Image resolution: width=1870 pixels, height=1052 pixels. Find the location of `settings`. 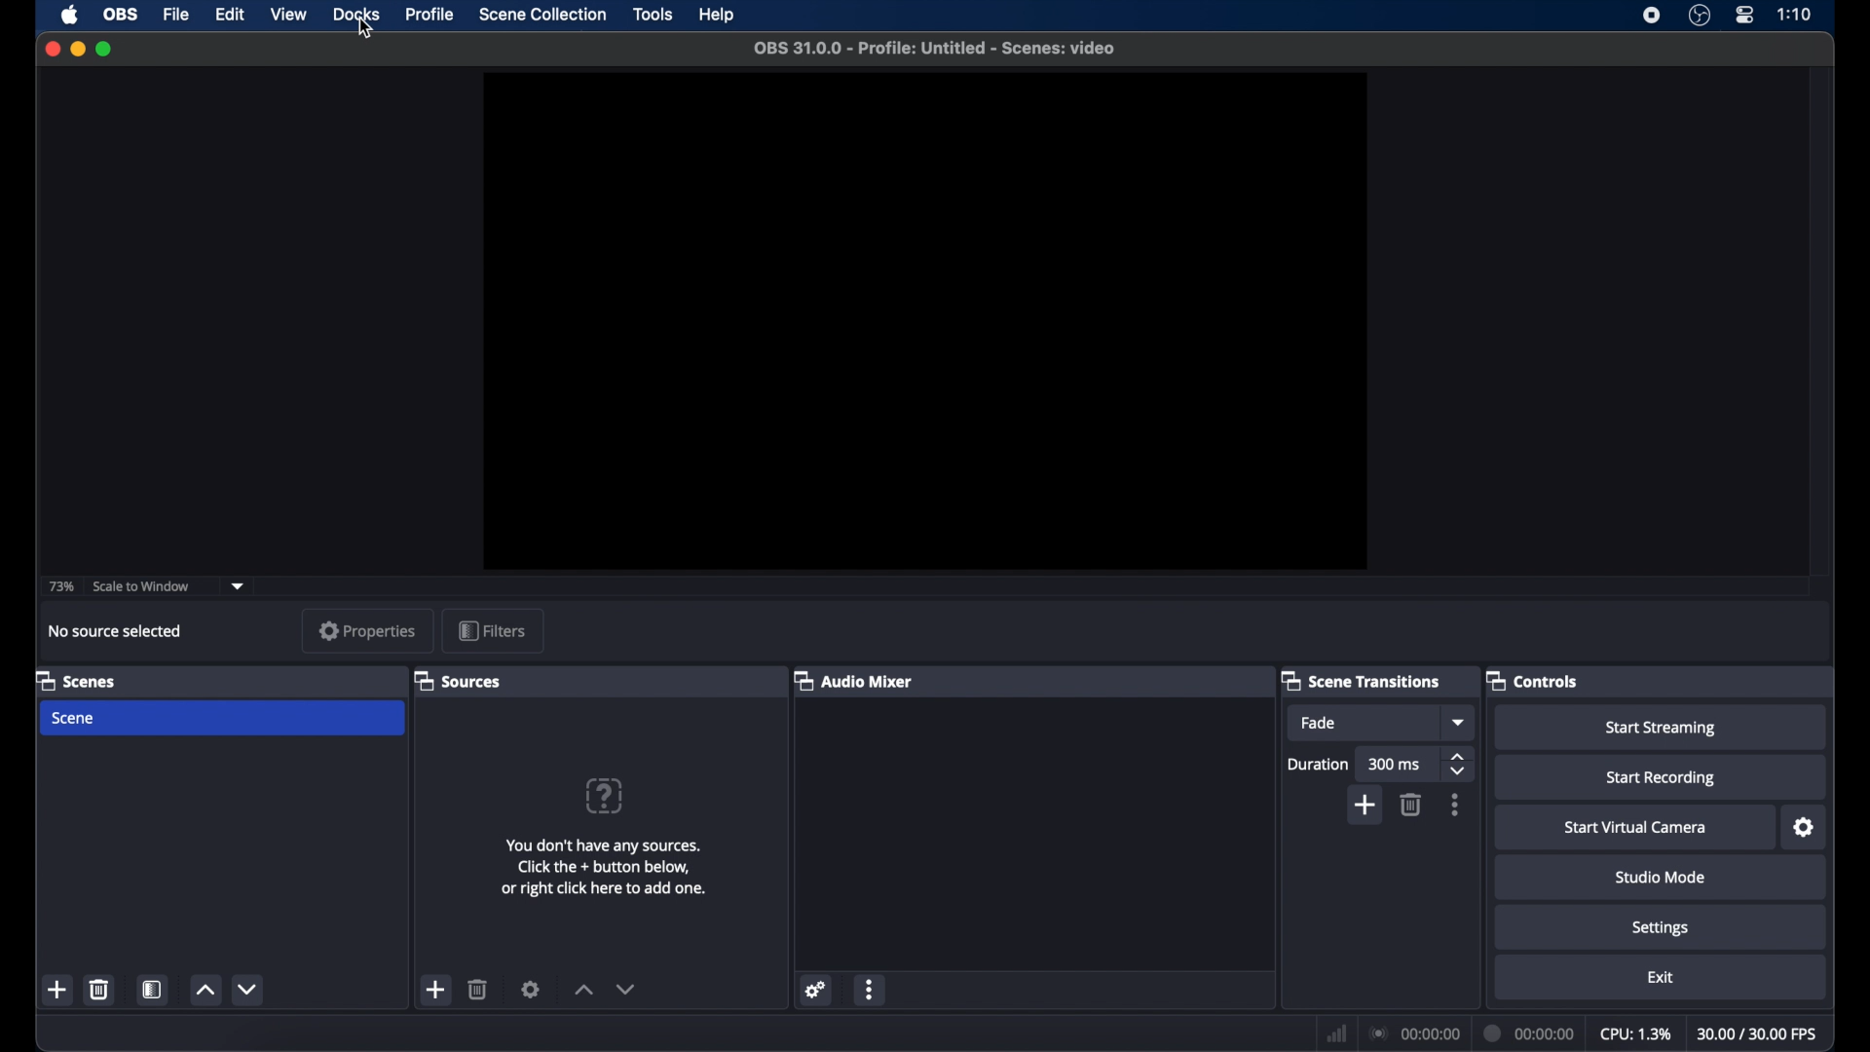

settings is located at coordinates (816, 989).